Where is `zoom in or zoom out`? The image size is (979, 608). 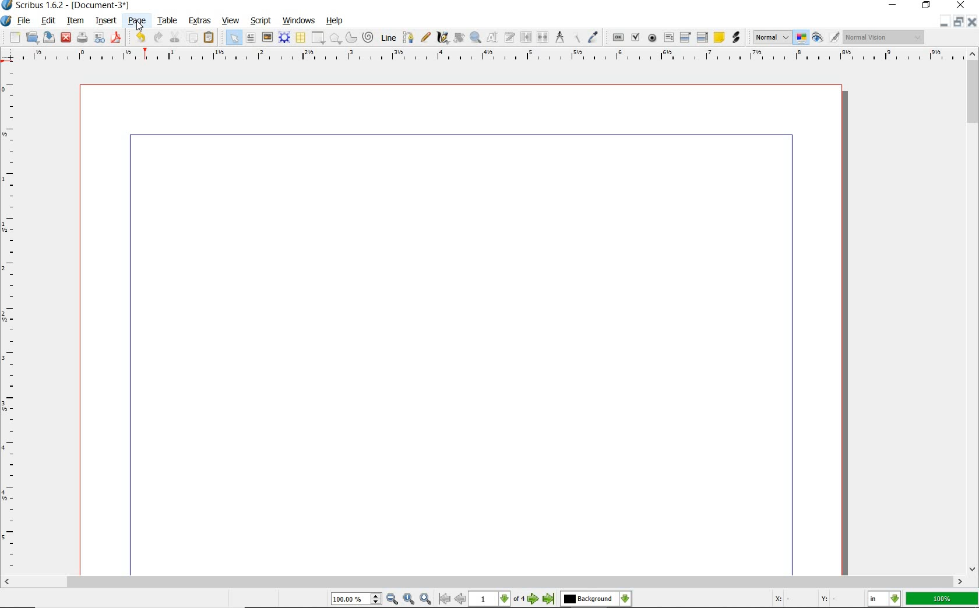 zoom in or zoom out is located at coordinates (475, 38).